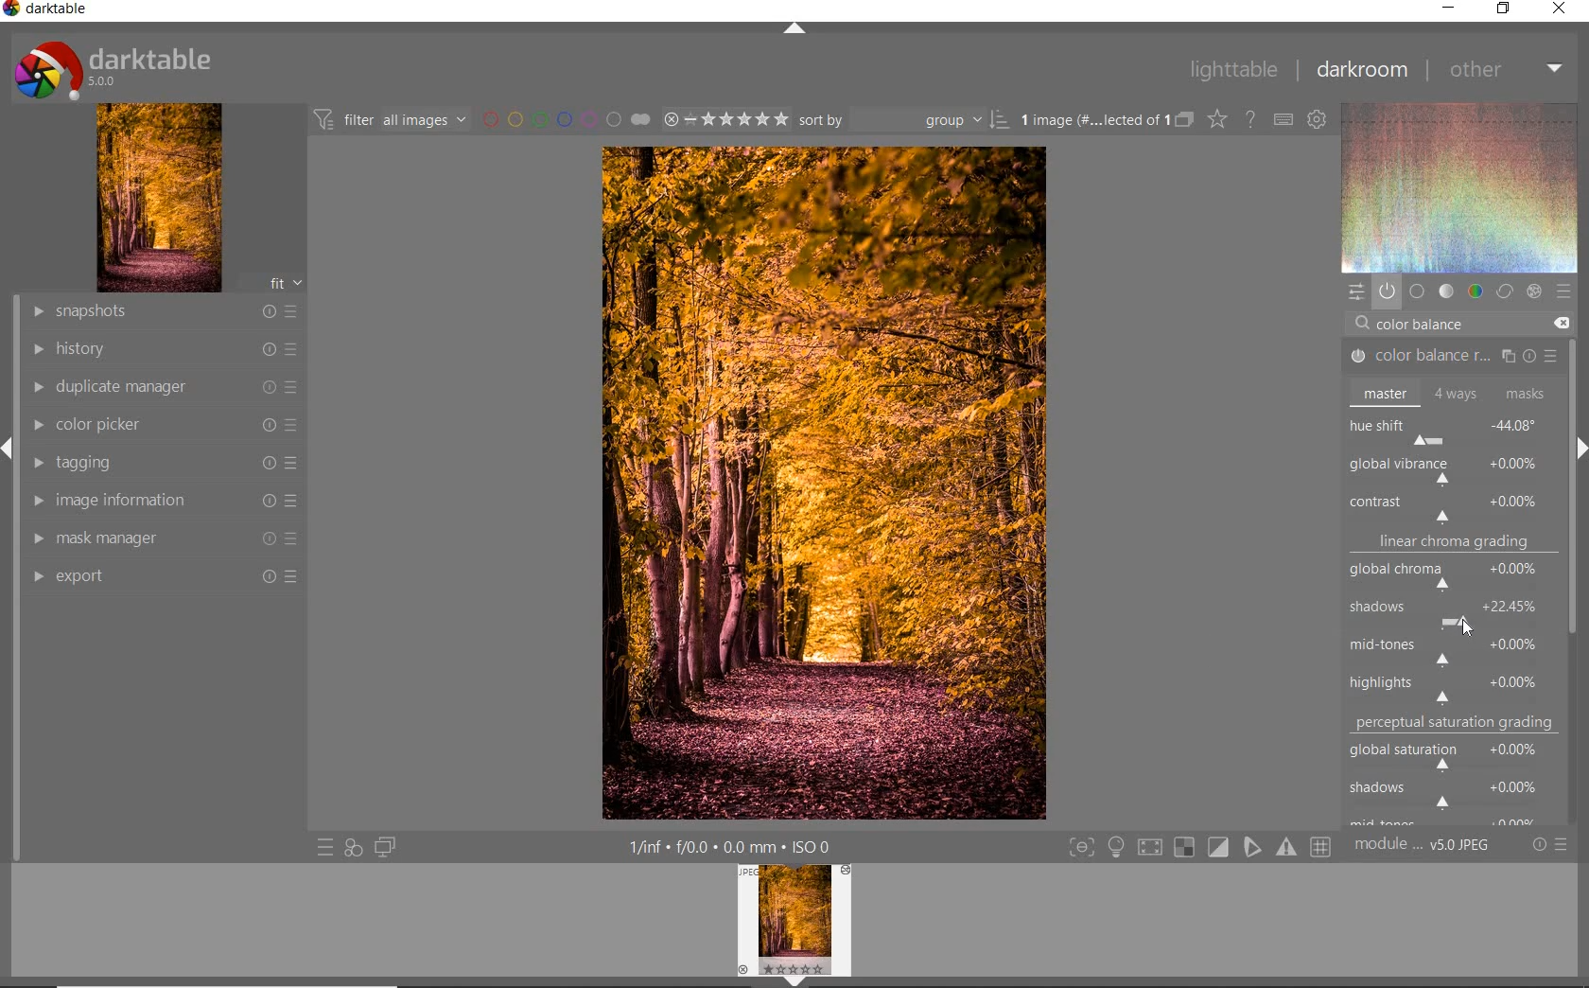 This screenshot has height=988, width=1589. I want to click on ROTATE ALL HUES BY AN ANGLE AT THE SAME LUMINANCE, so click(1424, 468).